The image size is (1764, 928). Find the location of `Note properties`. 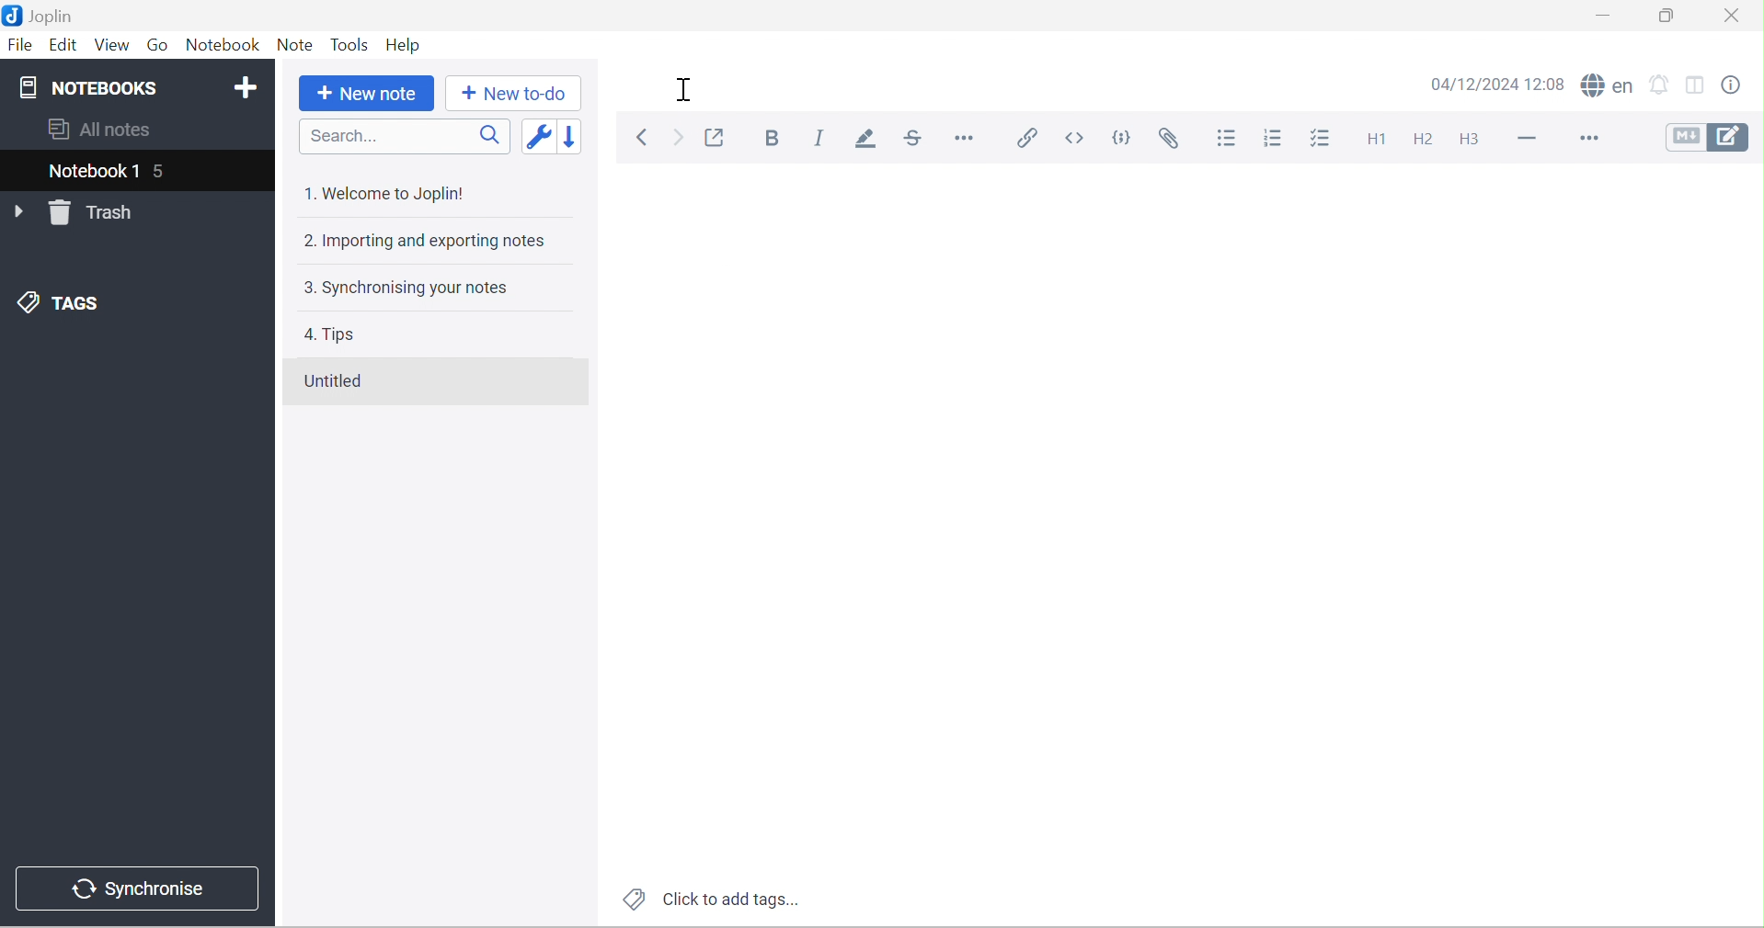

Note properties is located at coordinates (1743, 82).